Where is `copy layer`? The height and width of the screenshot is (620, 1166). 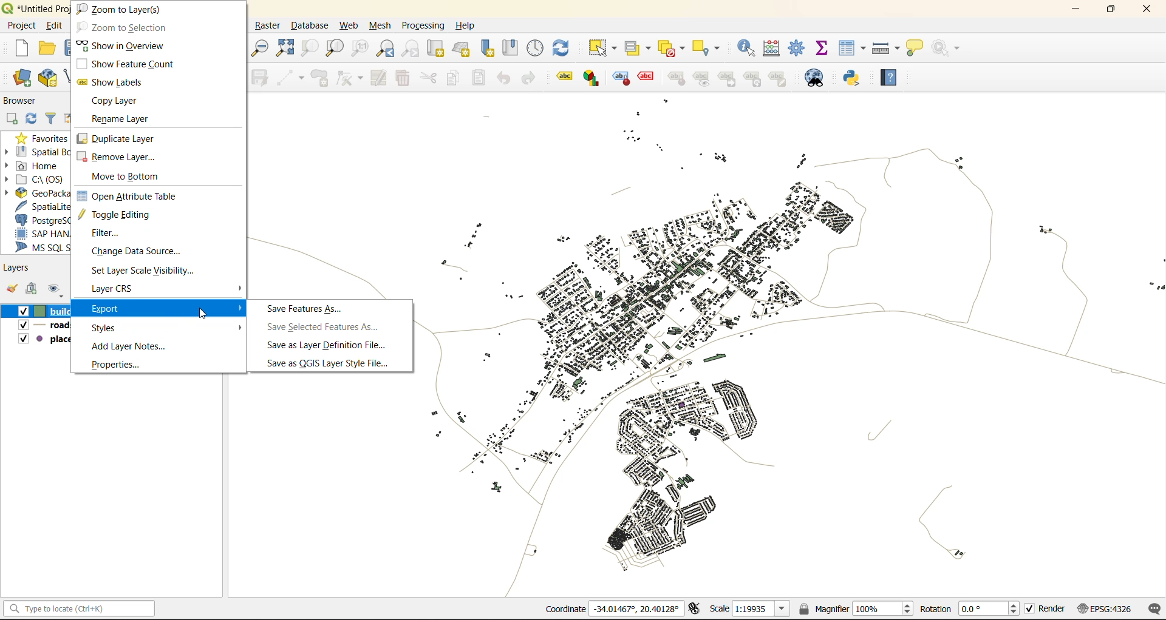 copy layer is located at coordinates (125, 103).